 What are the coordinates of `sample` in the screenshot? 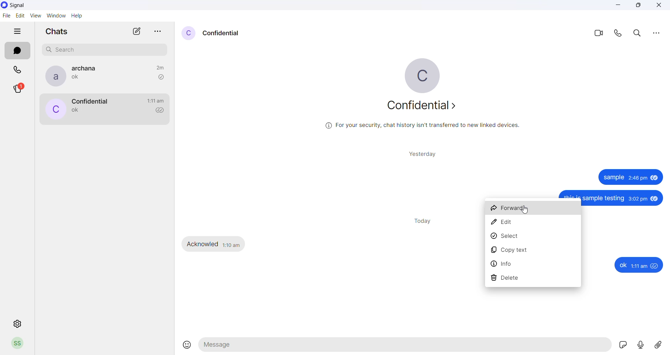 It's located at (613, 178).